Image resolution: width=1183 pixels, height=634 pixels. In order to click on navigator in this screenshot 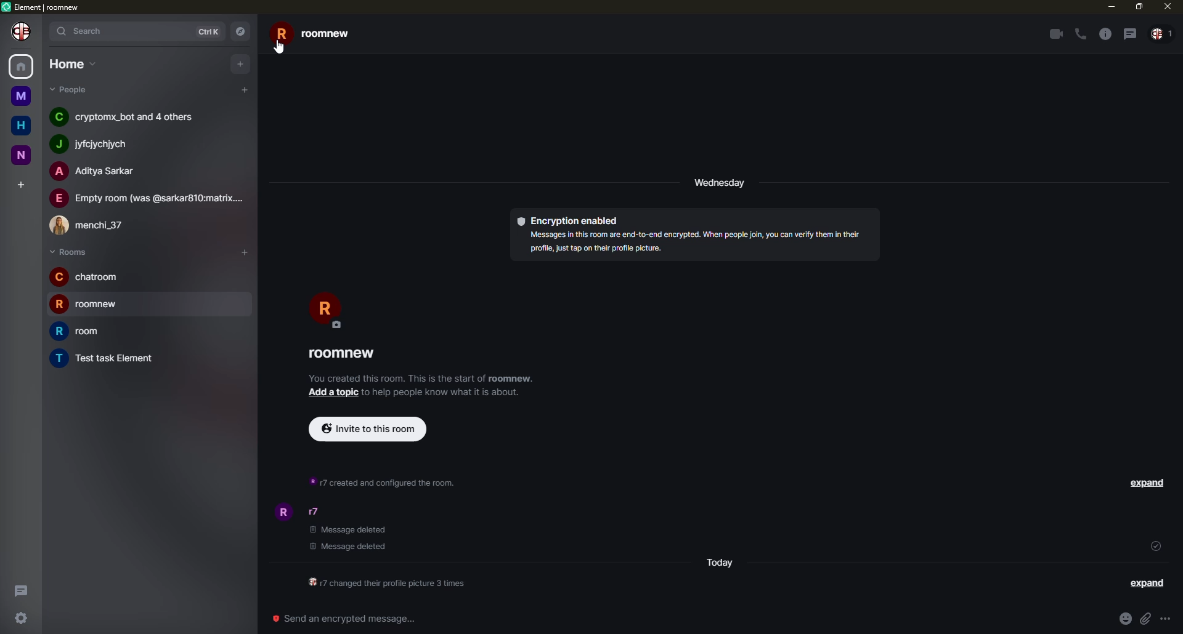, I will do `click(242, 30)`.